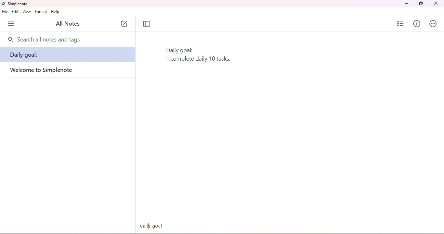 The image size is (444, 234). What do you see at coordinates (16, 4) in the screenshot?
I see `simplenote` at bounding box center [16, 4].